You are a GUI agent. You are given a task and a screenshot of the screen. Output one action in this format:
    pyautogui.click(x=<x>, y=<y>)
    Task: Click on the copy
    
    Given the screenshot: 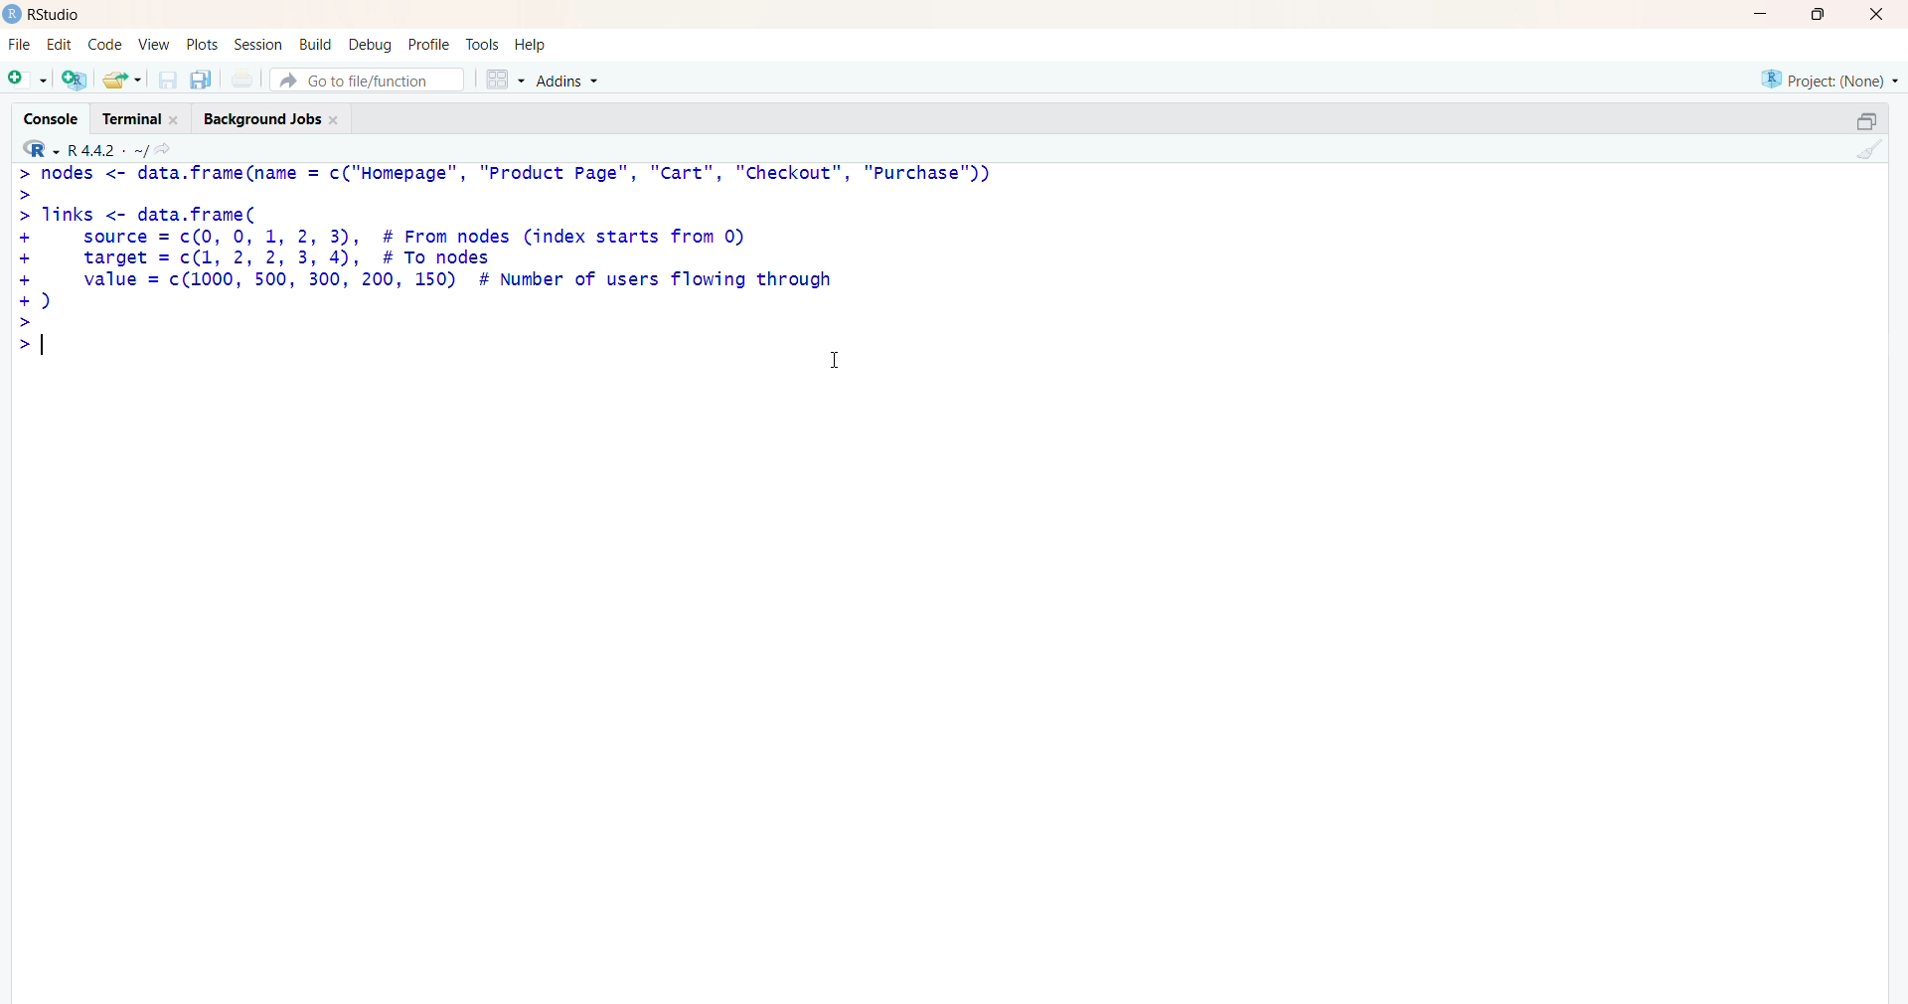 What is the action you would take?
    pyautogui.click(x=1852, y=117)
    